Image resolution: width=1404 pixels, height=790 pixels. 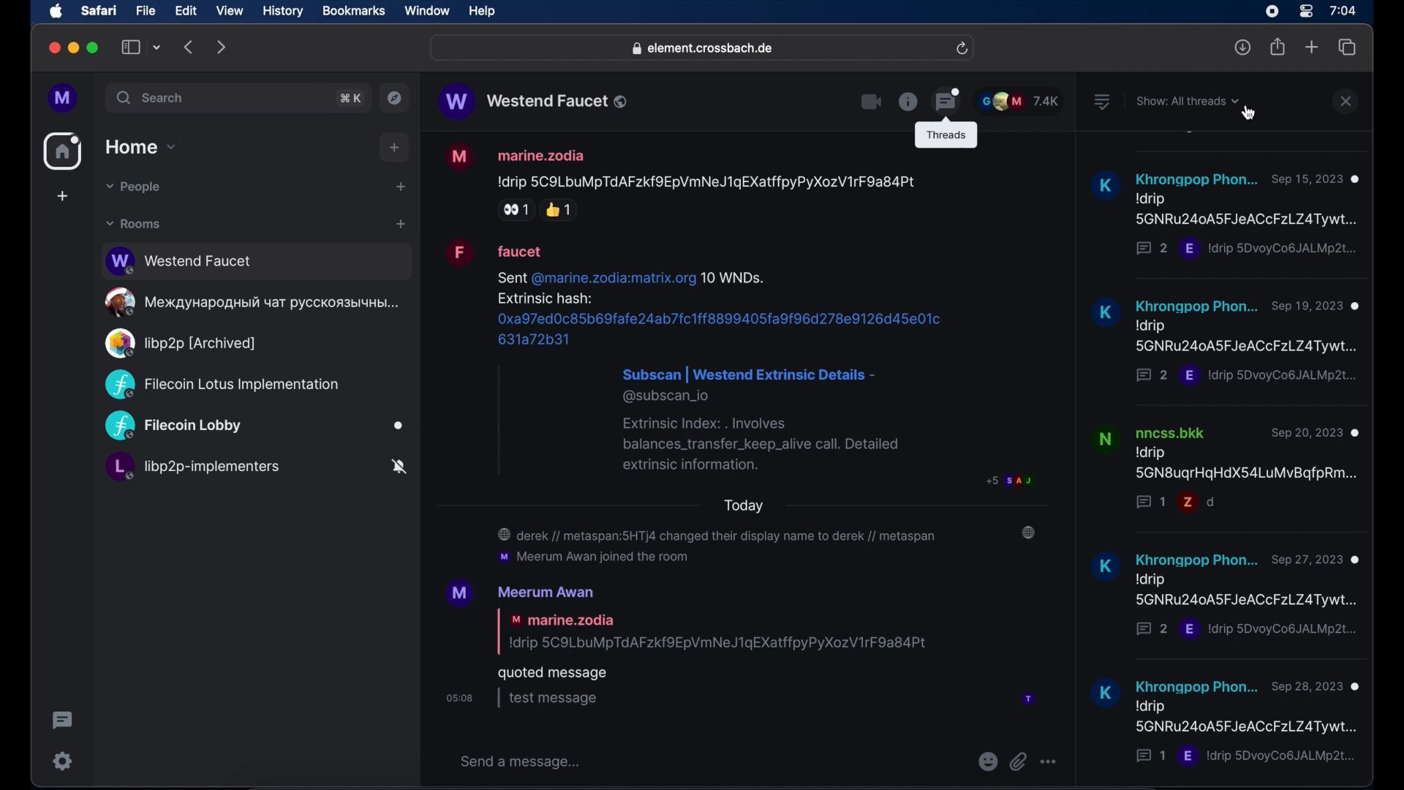 What do you see at coordinates (64, 151) in the screenshot?
I see `home` at bounding box center [64, 151].